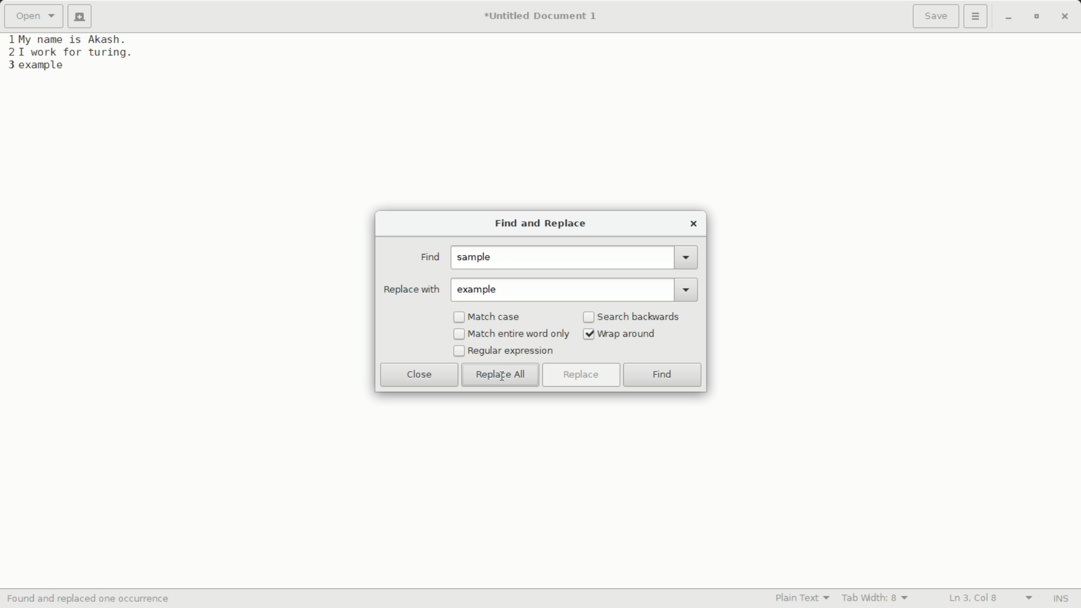 This screenshot has width=1081, height=608. Describe the element at coordinates (481, 290) in the screenshot. I see `example` at that location.